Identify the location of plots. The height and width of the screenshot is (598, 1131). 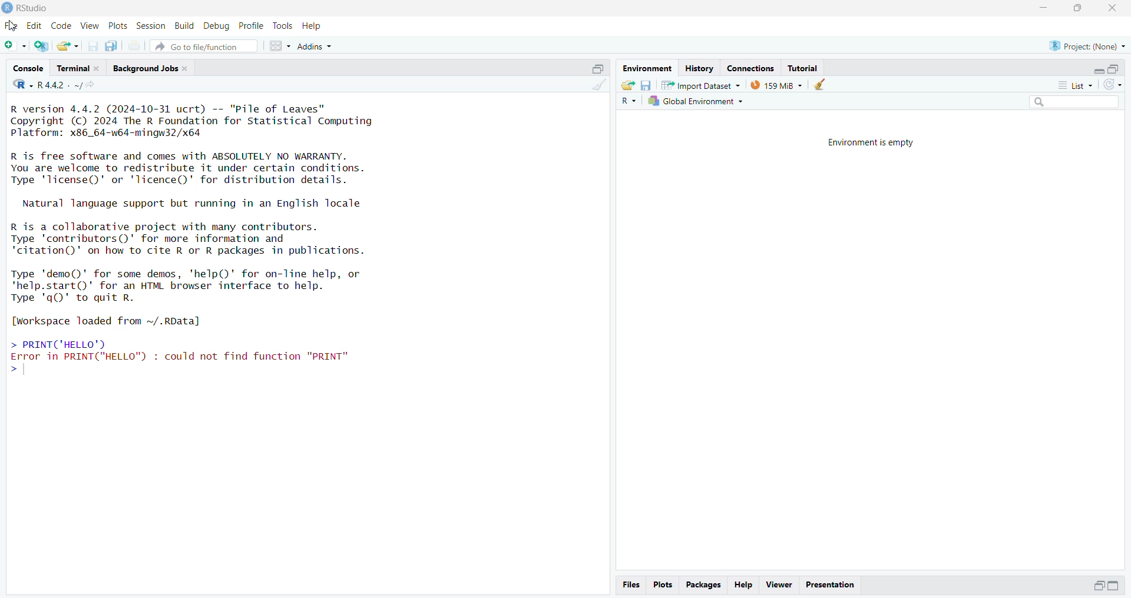
(119, 26).